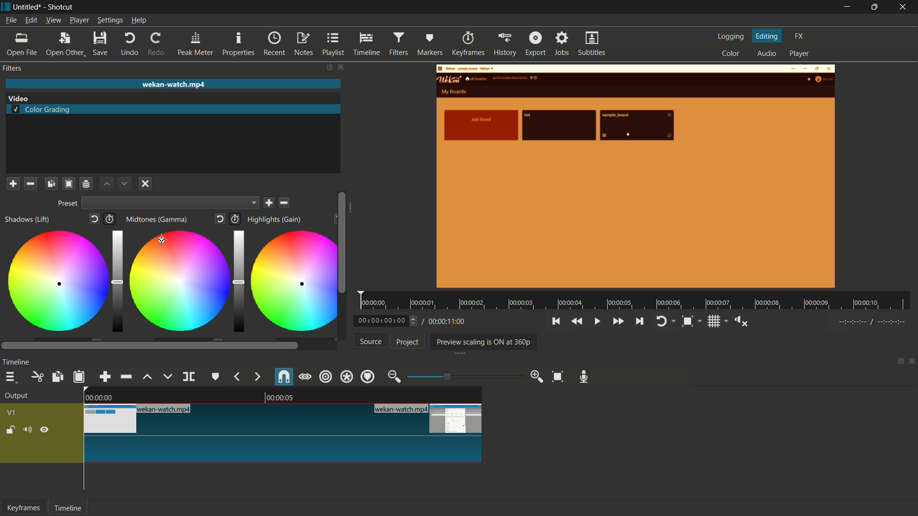  What do you see at coordinates (24, 508) in the screenshot?
I see `keyframes` at bounding box center [24, 508].